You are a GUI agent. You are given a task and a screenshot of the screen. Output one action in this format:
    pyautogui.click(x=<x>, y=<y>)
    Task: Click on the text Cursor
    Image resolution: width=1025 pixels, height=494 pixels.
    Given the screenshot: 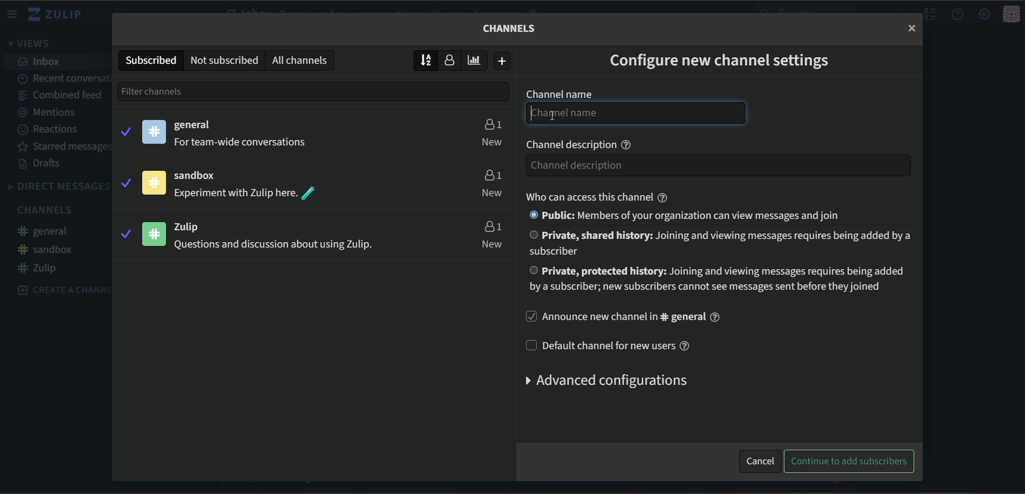 What is the action you would take?
    pyautogui.click(x=548, y=112)
    